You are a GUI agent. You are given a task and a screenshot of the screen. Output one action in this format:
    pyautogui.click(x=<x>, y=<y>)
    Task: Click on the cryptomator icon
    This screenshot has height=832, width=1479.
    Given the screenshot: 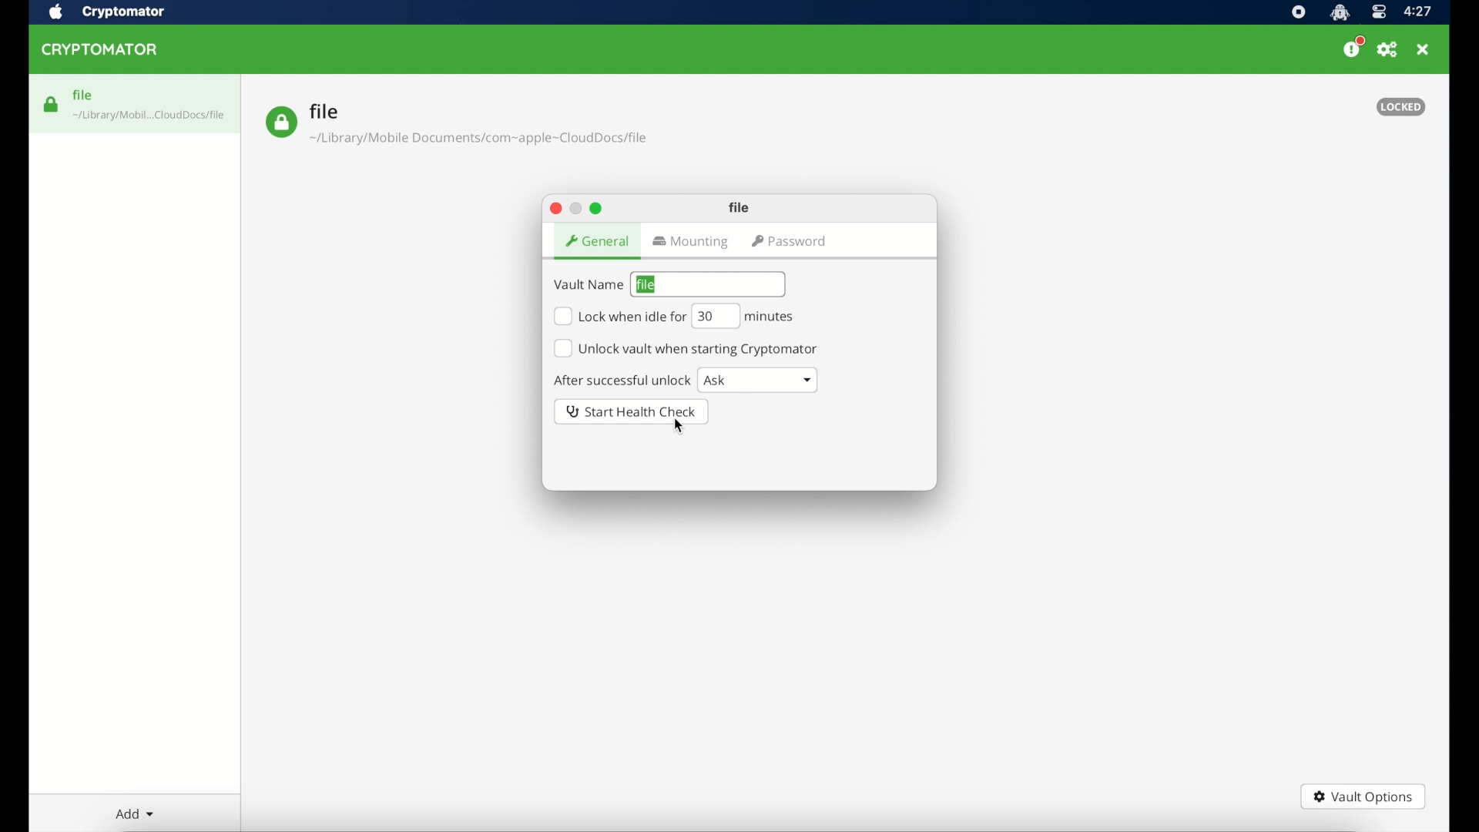 What is the action you would take?
    pyautogui.click(x=1340, y=12)
    